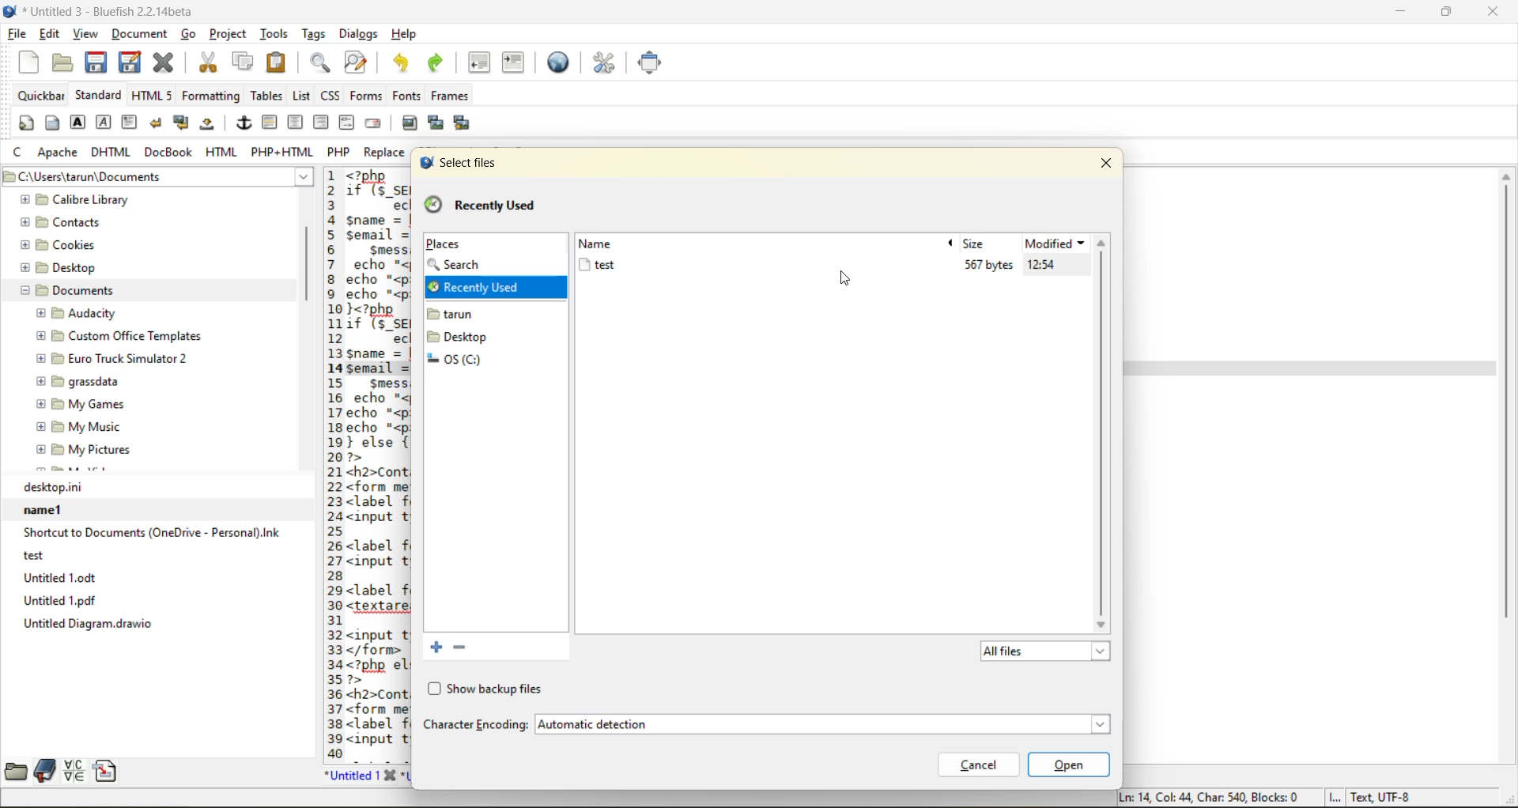  I want to click on line number, so click(330, 463).